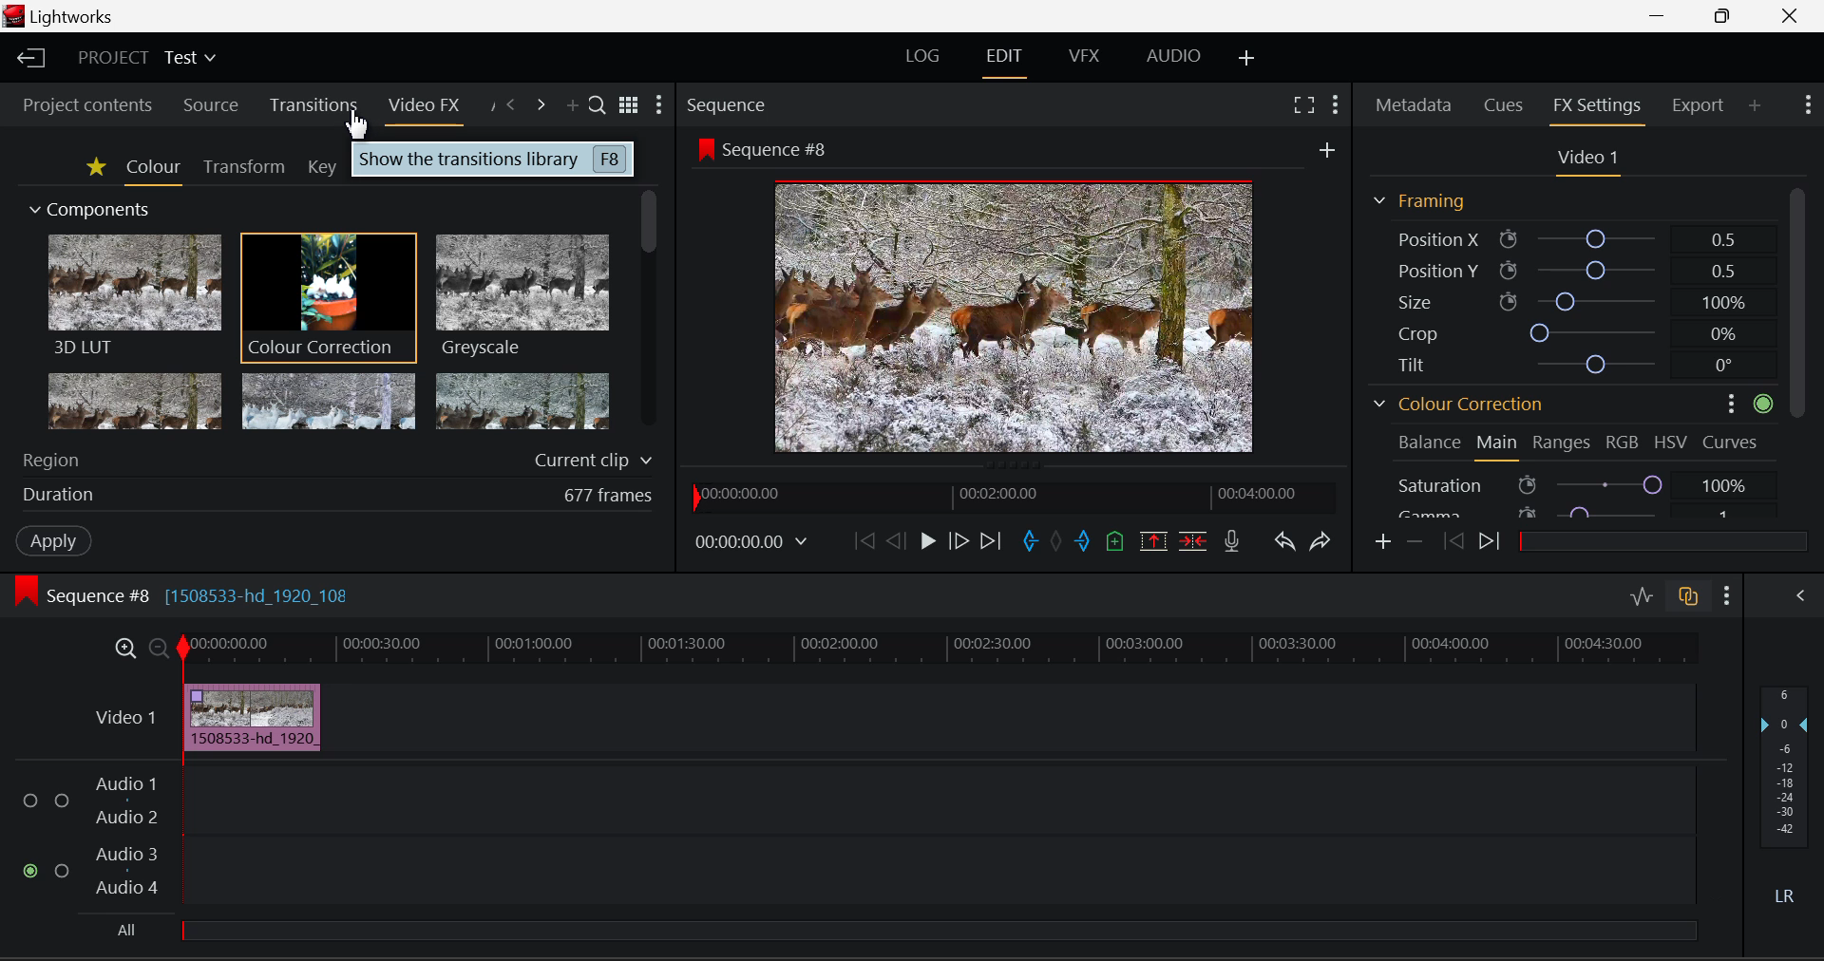 This screenshot has height=961, width=1824. I want to click on Saturation 100%, so click(1584, 480).